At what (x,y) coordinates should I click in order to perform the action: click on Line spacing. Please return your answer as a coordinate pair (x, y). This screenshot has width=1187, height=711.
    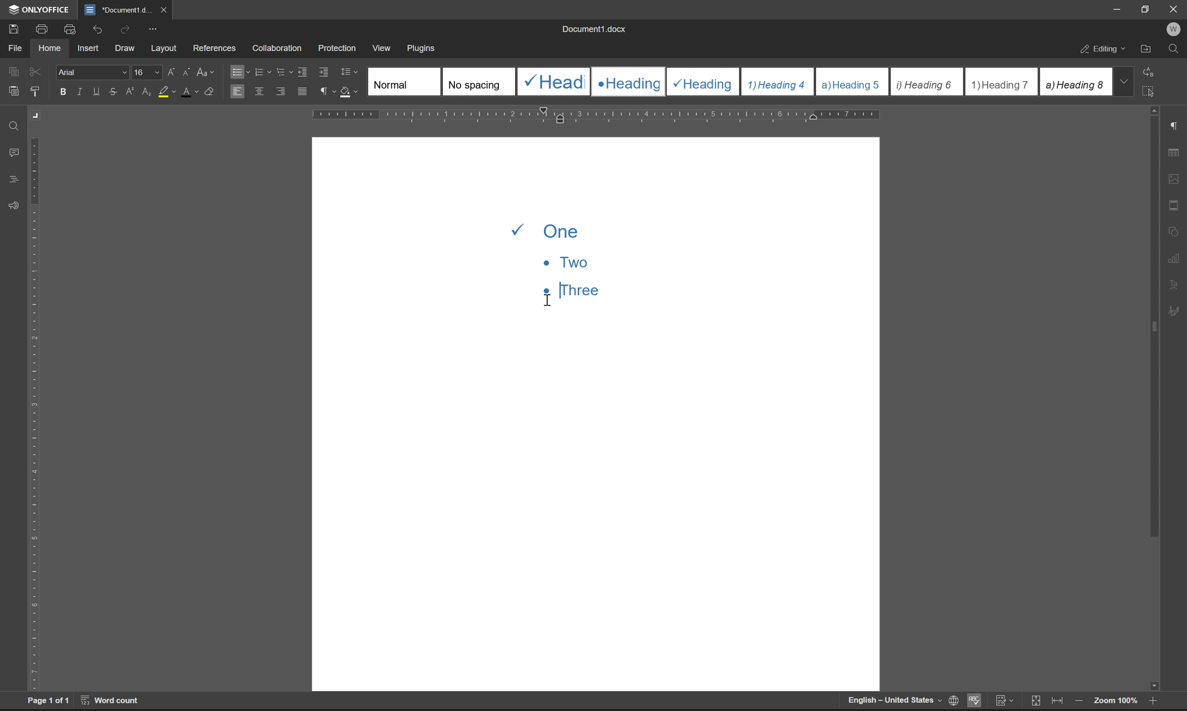
    Looking at the image, I should click on (353, 72).